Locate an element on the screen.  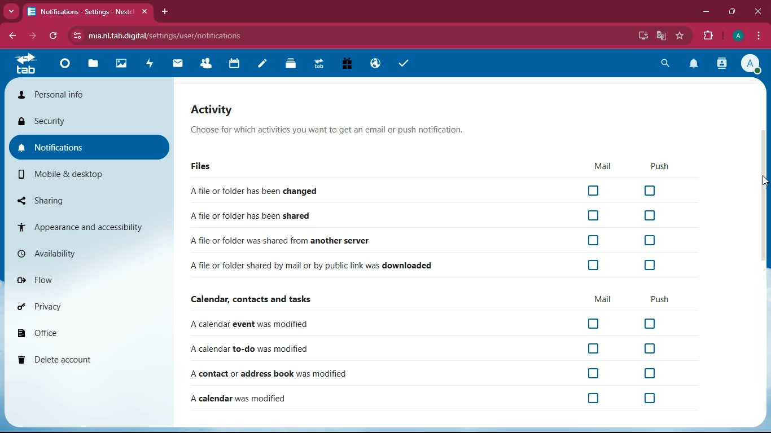
notes is located at coordinates (264, 65).